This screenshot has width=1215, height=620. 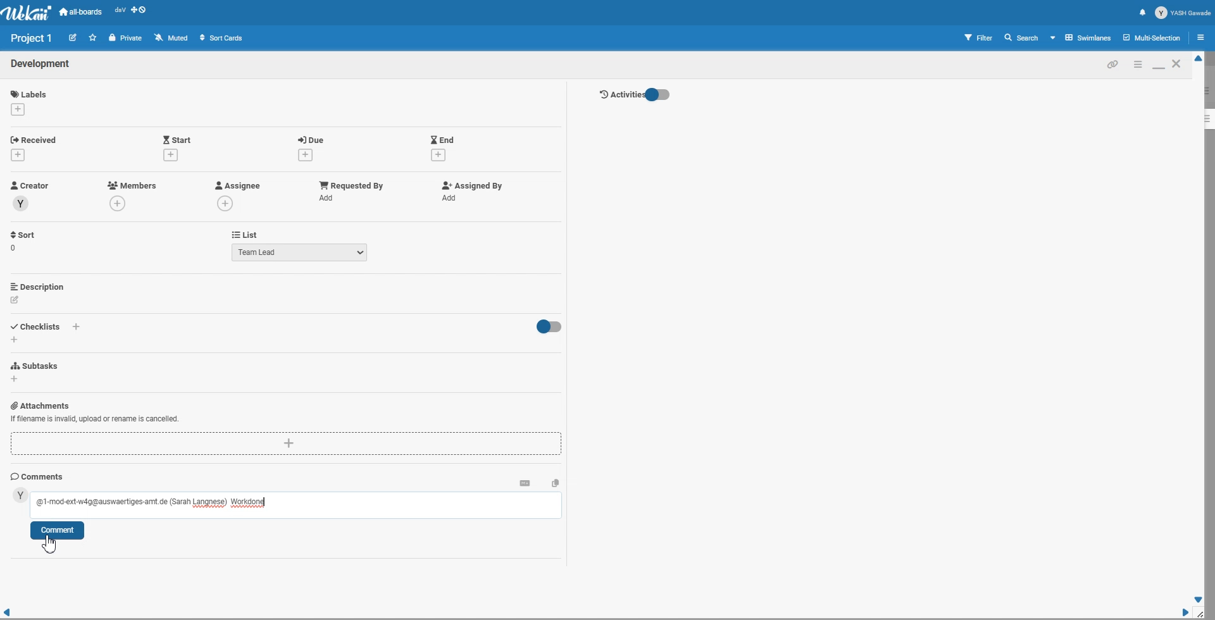 I want to click on Team Lead, so click(x=300, y=252).